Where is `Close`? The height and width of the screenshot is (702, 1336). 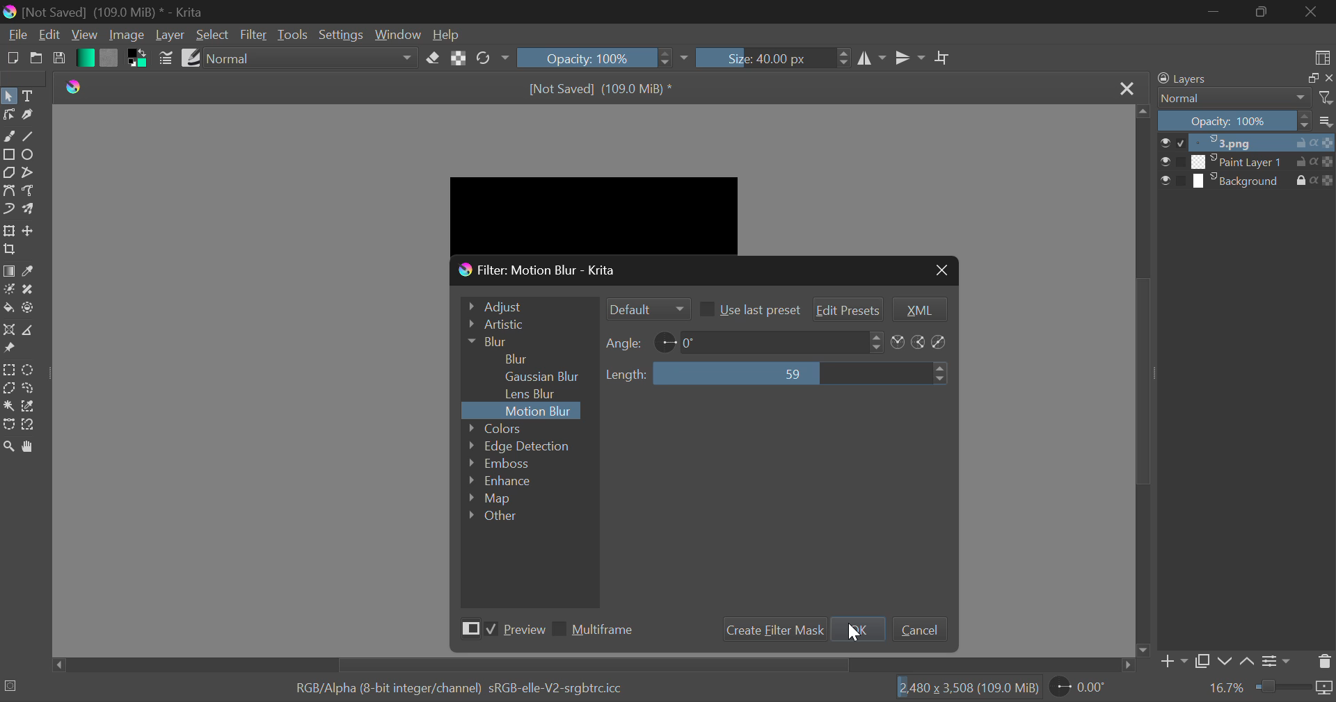
Close is located at coordinates (1311, 13).